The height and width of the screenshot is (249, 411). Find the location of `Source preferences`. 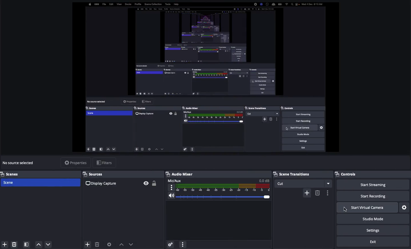

Source preferences is located at coordinates (110, 244).